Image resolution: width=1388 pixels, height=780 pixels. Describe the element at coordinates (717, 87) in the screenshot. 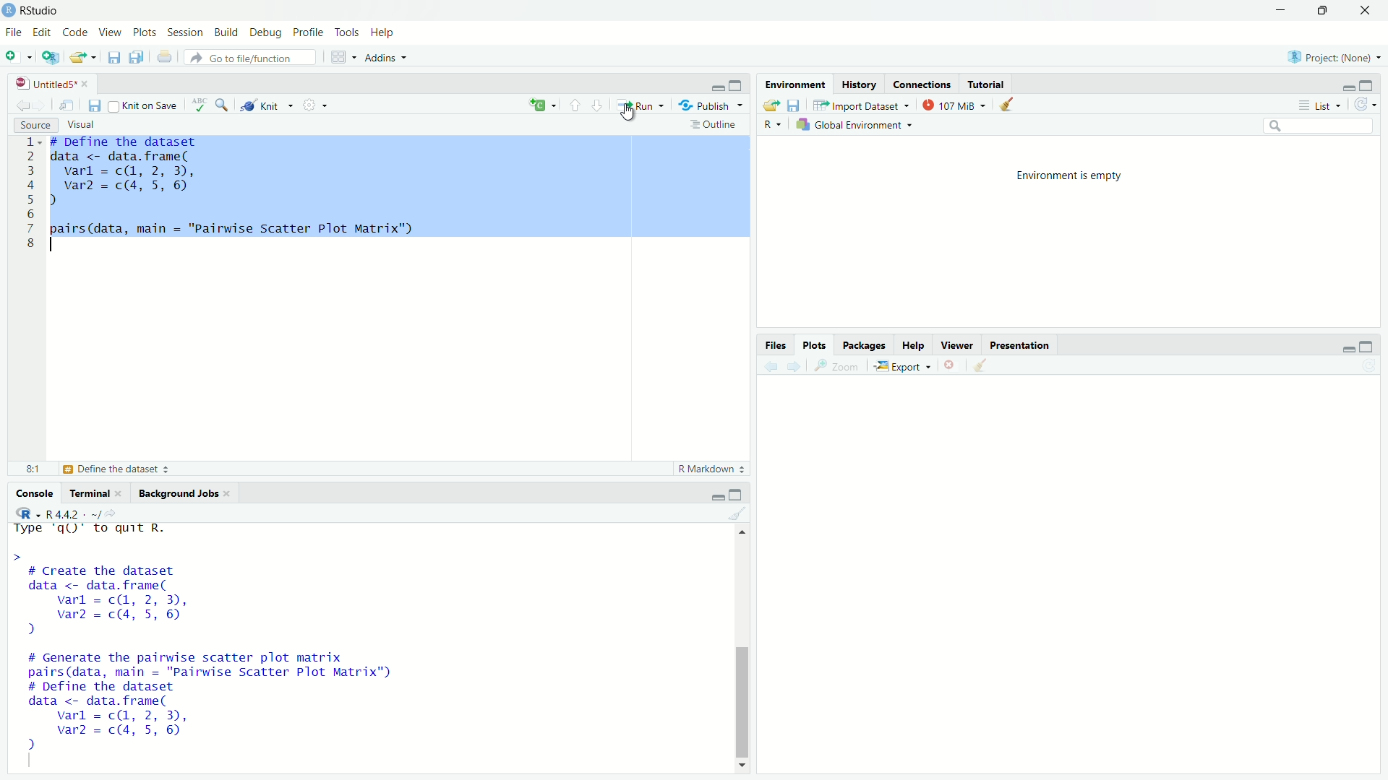

I see `Minimize` at that location.